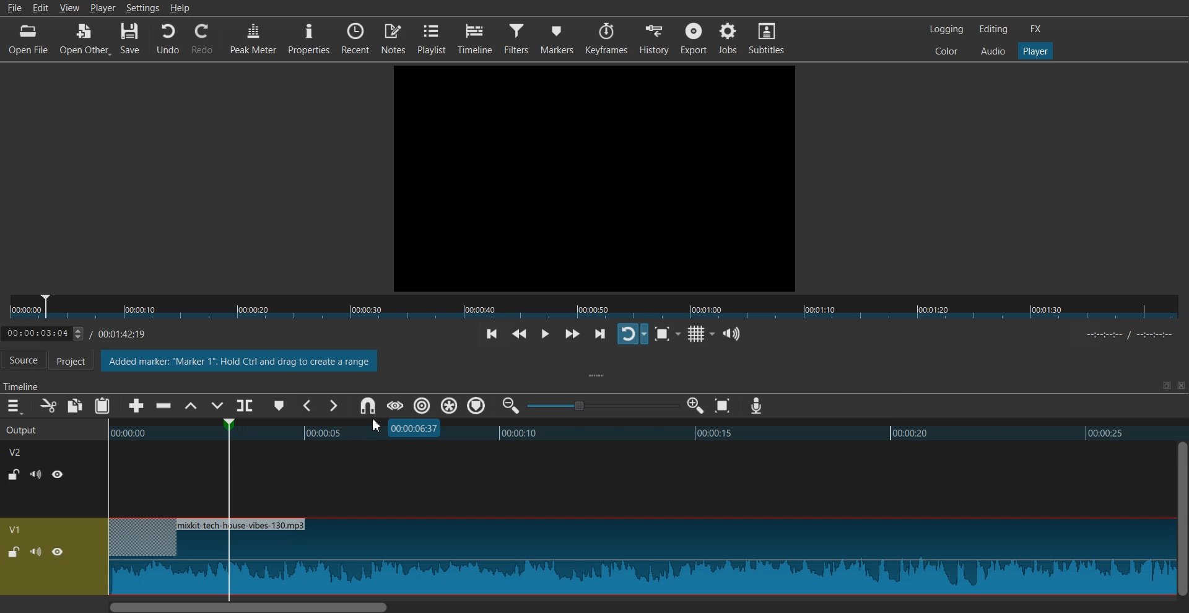 The height and width of the screenshot is (613, 1189). What do you see at coordinates (43, 8) in the screenshot?
I see `edit` at bounding box center [43, 8].